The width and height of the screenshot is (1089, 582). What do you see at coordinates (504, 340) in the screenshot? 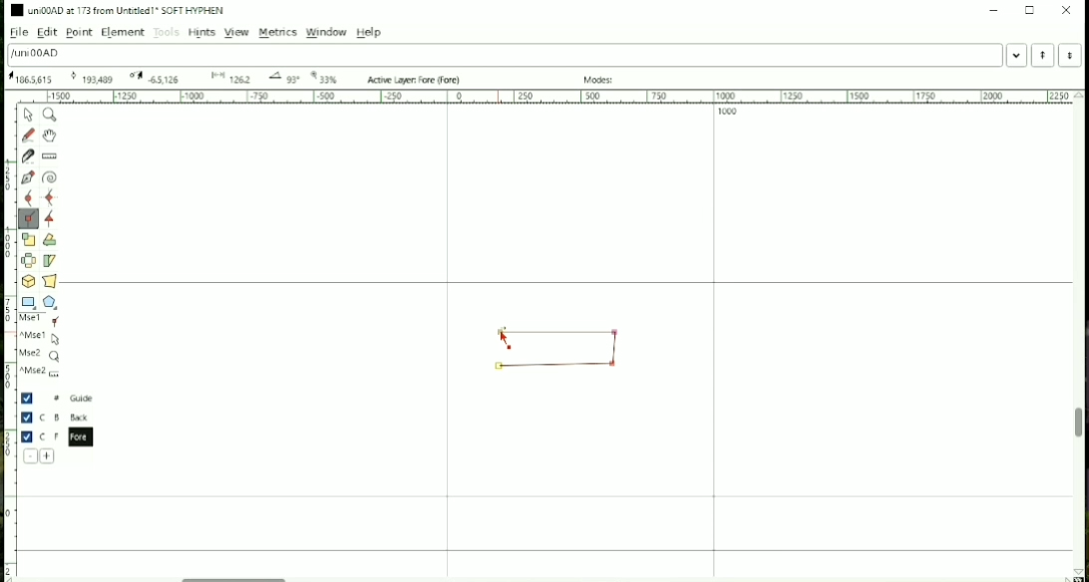
I see `Cursor` at bounding box center [504, 340].